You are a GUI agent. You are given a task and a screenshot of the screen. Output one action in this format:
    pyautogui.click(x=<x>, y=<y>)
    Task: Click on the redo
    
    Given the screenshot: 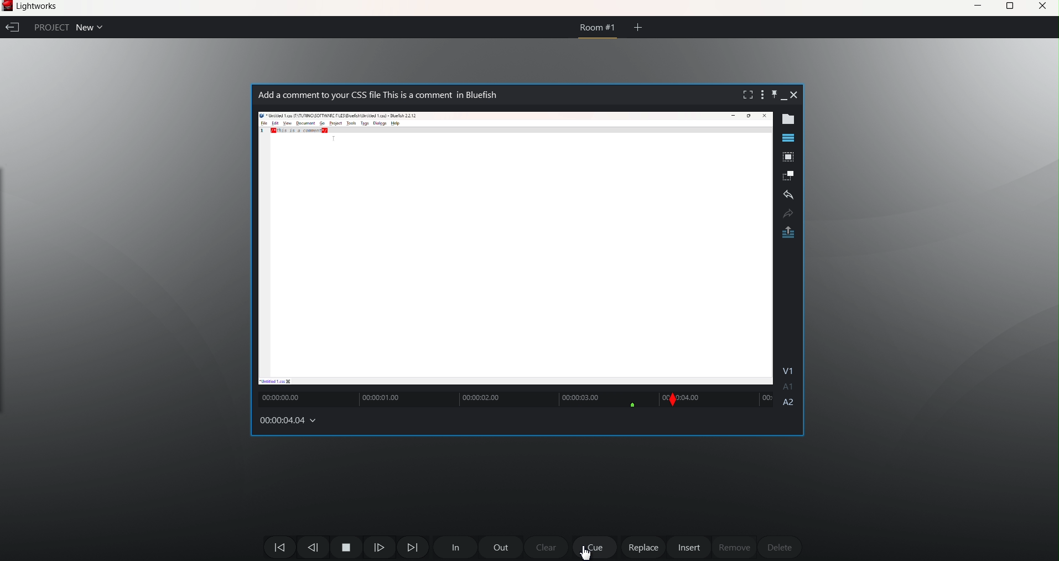 What is the action you would take?
    pyautogui.click(x=787, y=214)
    